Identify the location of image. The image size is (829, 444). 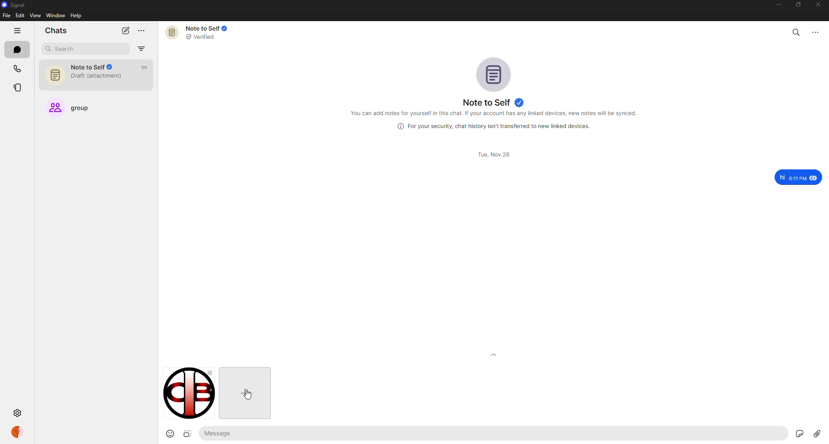
(190, 398).